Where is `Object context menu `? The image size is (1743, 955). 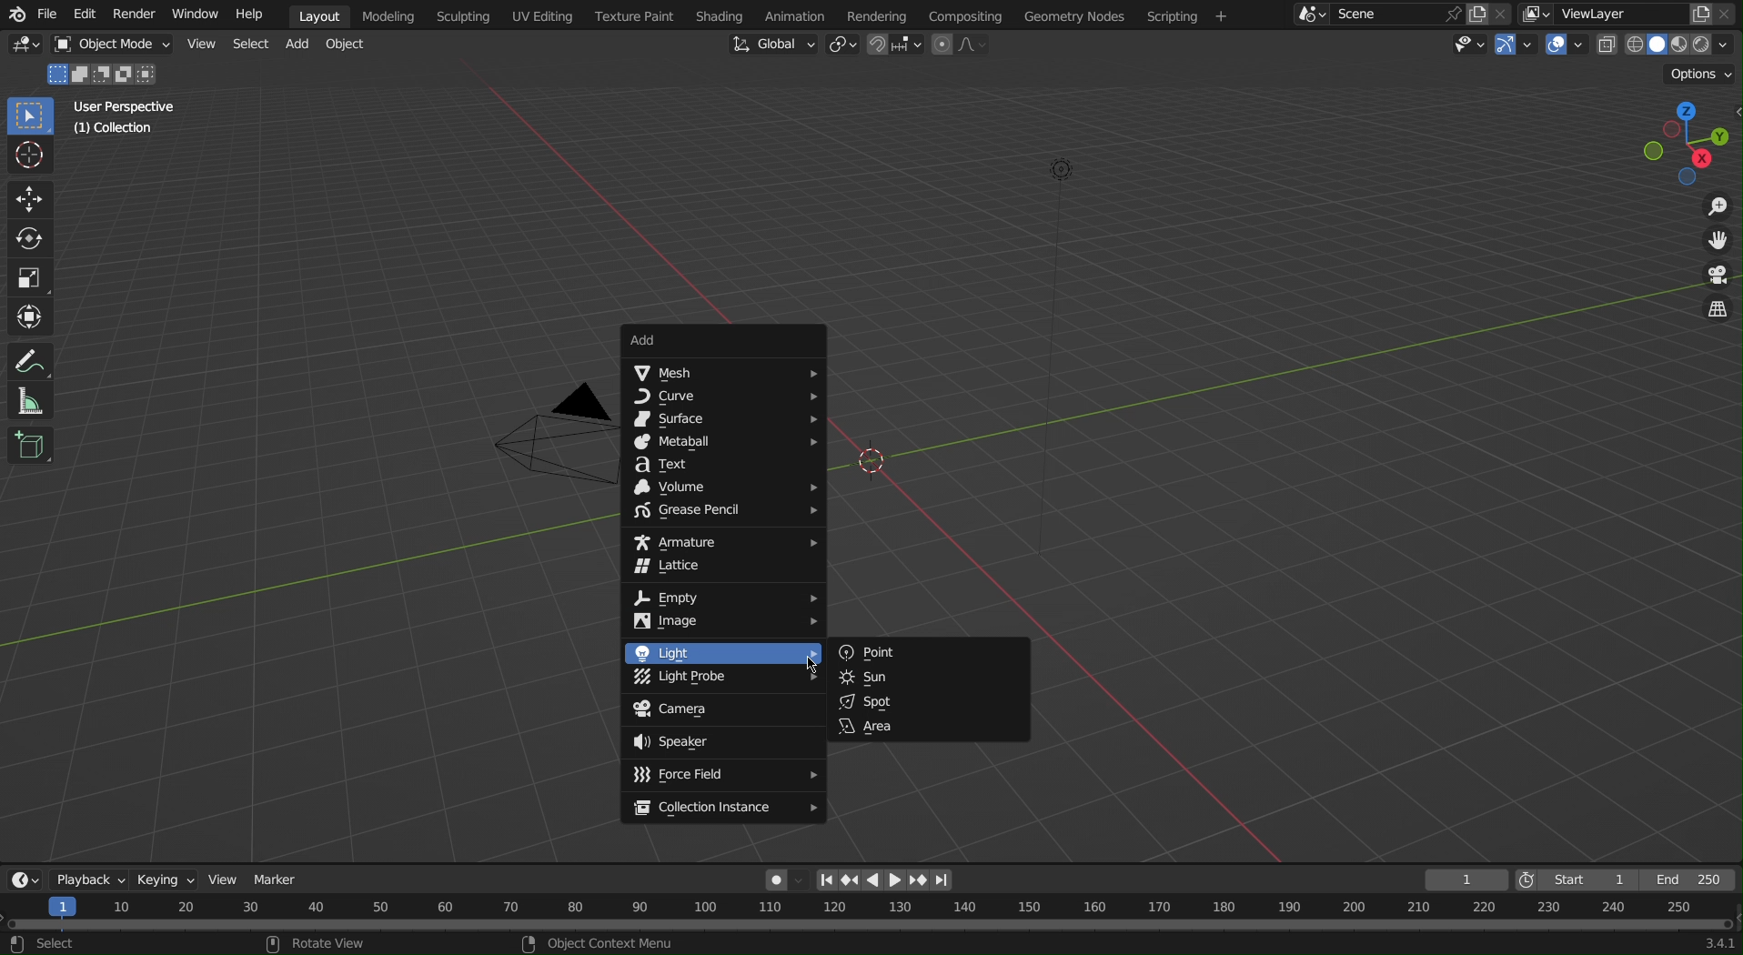
Object context menu  is located at coordinates (600, 942).